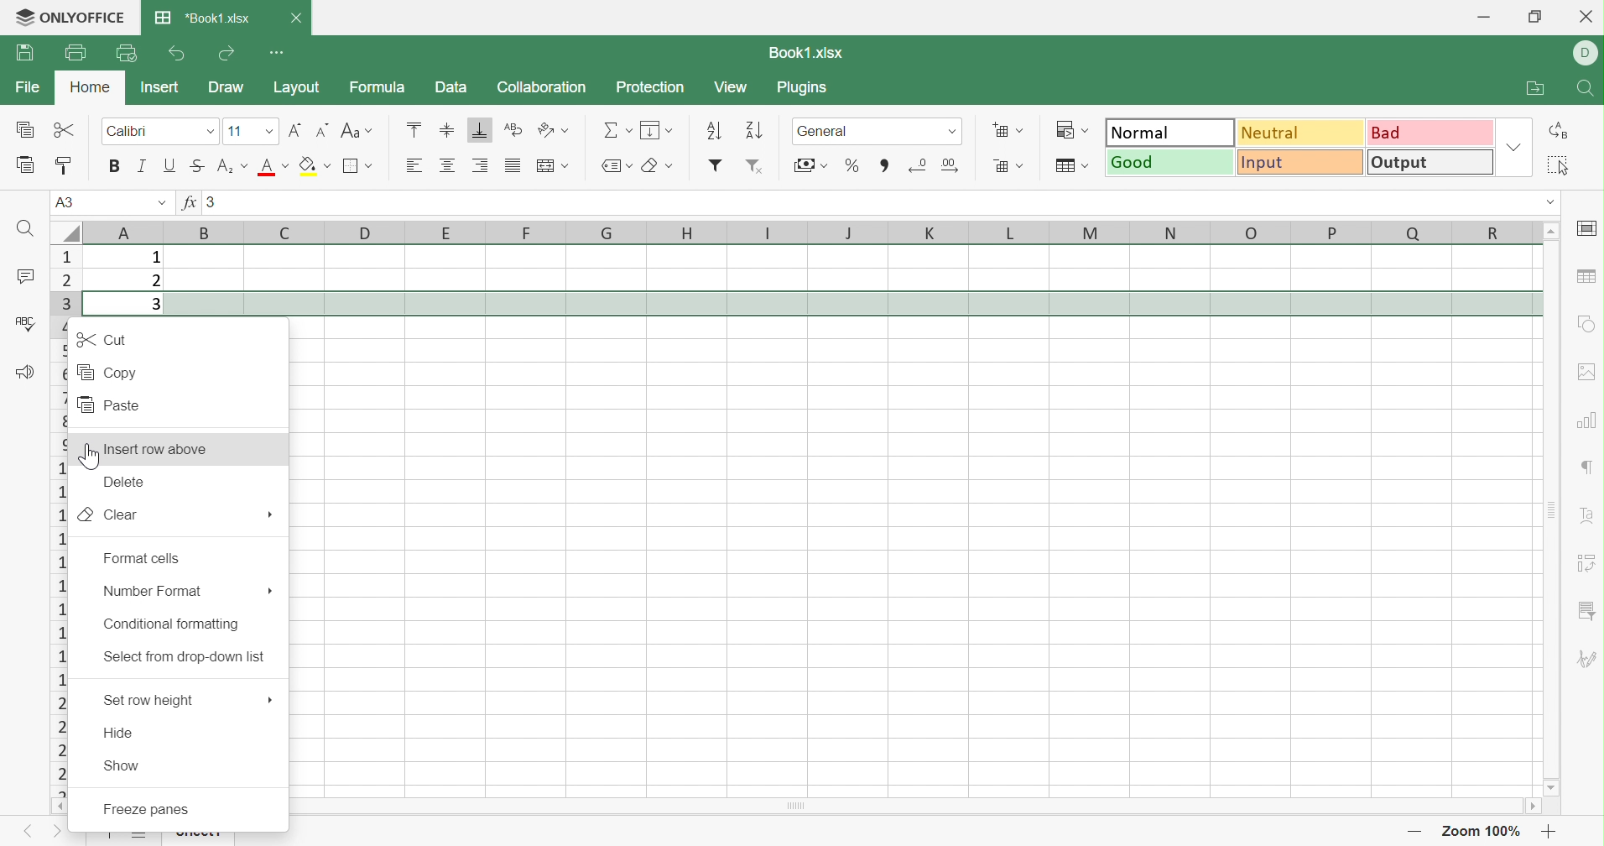 Image resolution: width=1604 pixels, height=846 pixels. I want to click on Comments, so click(25, 276).